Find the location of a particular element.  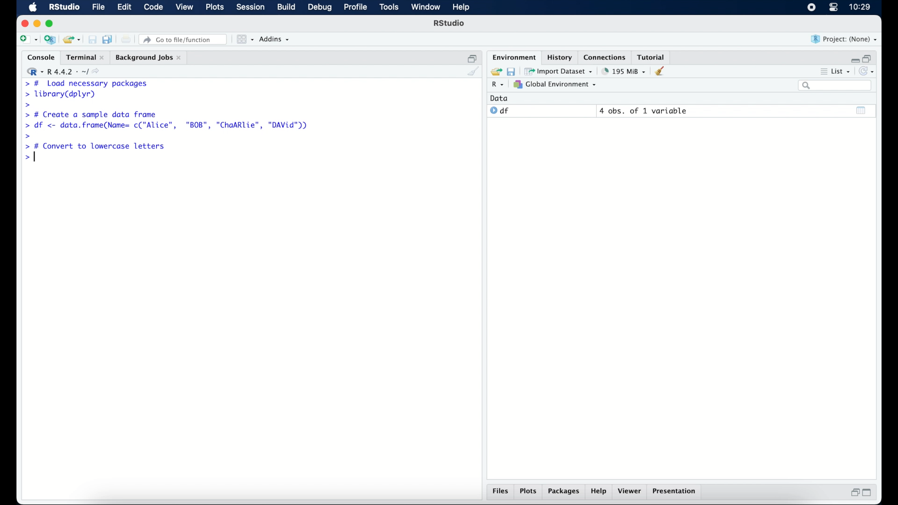

command prompt is located at coordinates (31, 159).